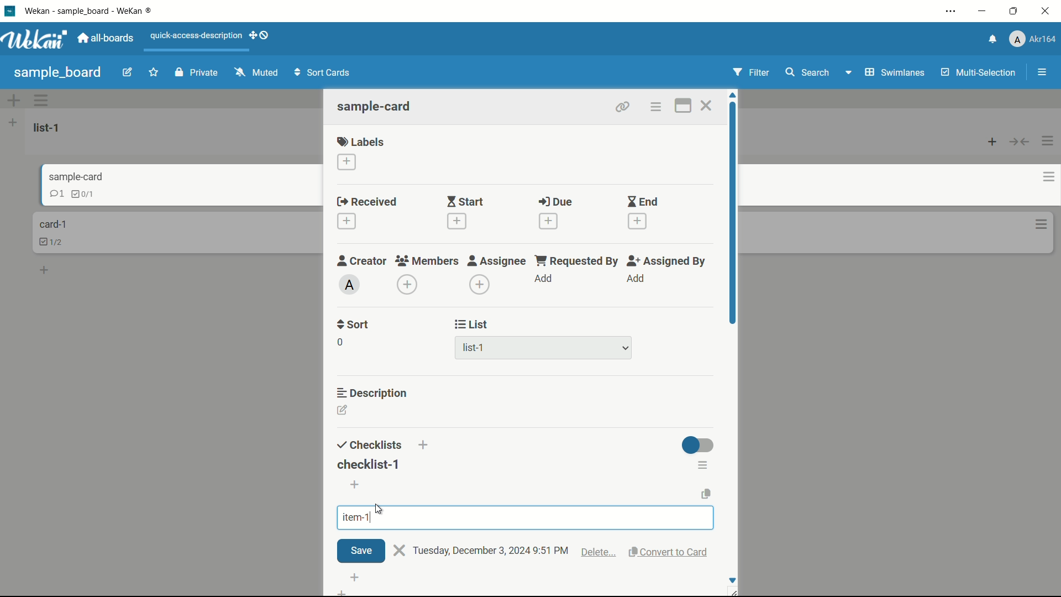 This screenshot has height=597, width=1061. Describe the element at coordinates (706, 494) in the screenshot. I see `copy text to clipboard` at that location.